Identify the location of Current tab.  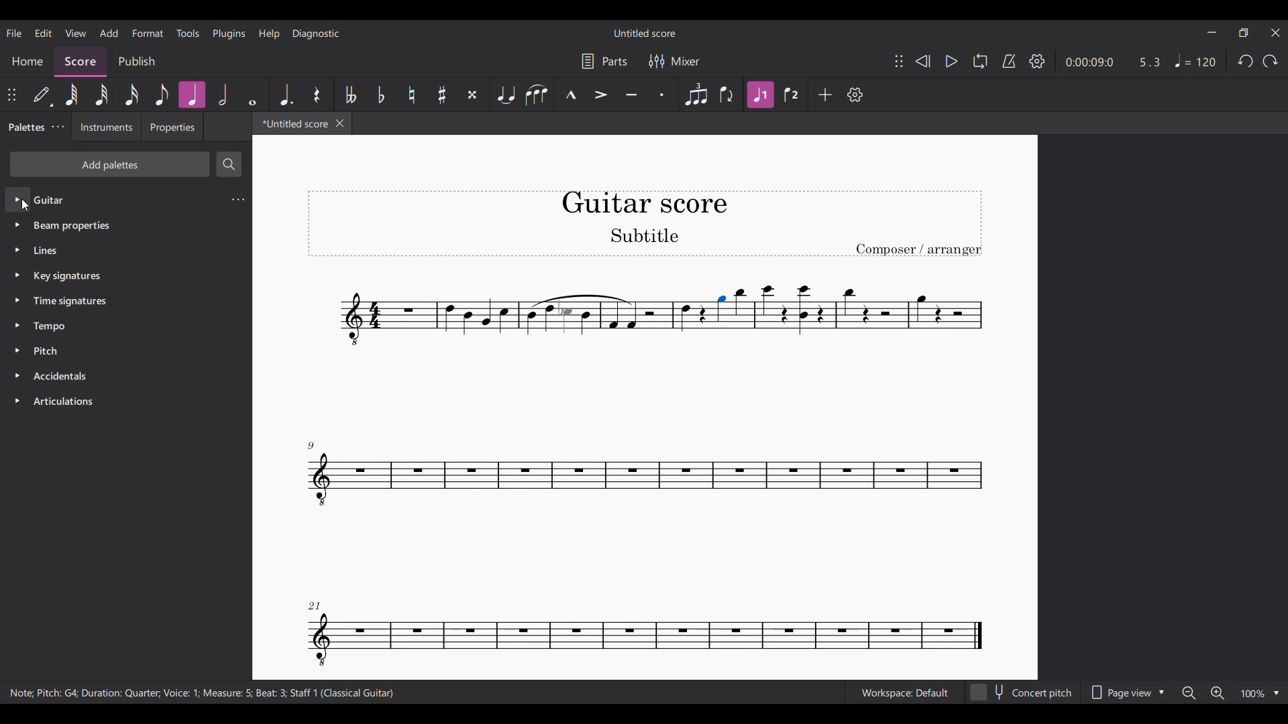
(292, 123).